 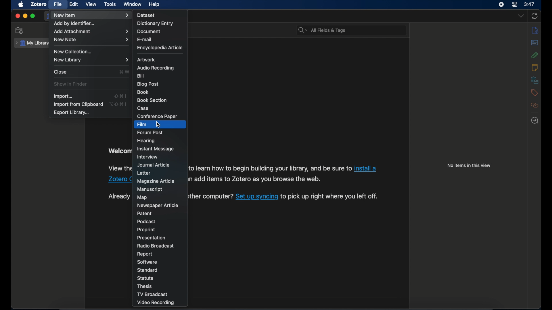 What do you see at coordinates (153, 294) in the screenshot?
I see `tv broadcast` at bounding box center [153, 294].